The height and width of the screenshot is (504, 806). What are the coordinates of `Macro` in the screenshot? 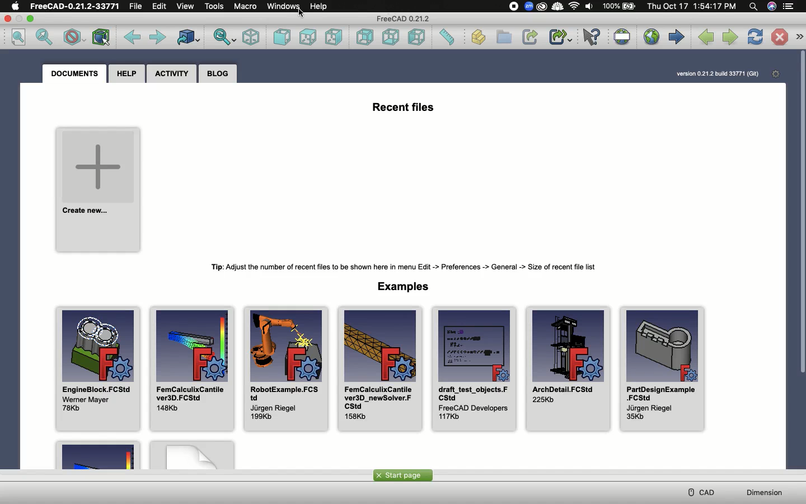 It's located at (246, 6).